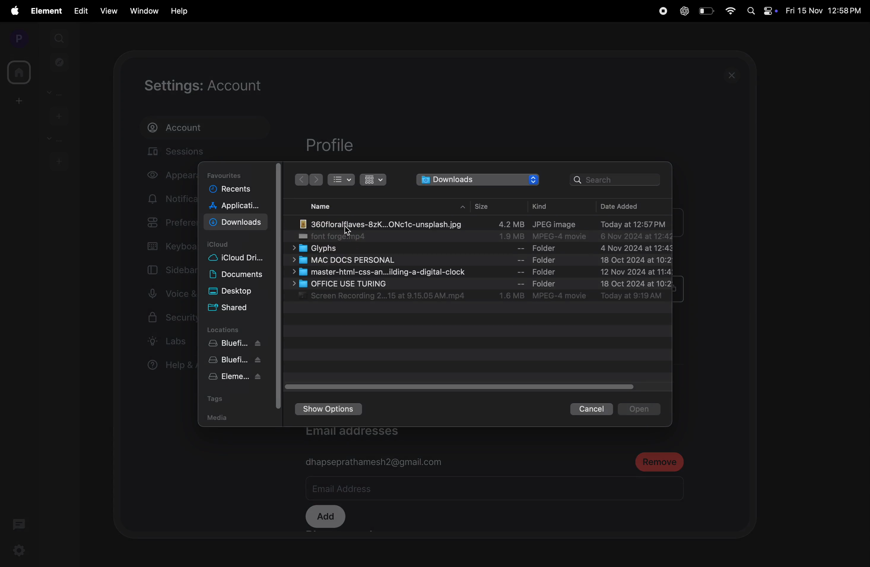  What do you see at coordinates (360, 434) in the screenshot?
I see `email addresses` at bounding box center [360, 434].